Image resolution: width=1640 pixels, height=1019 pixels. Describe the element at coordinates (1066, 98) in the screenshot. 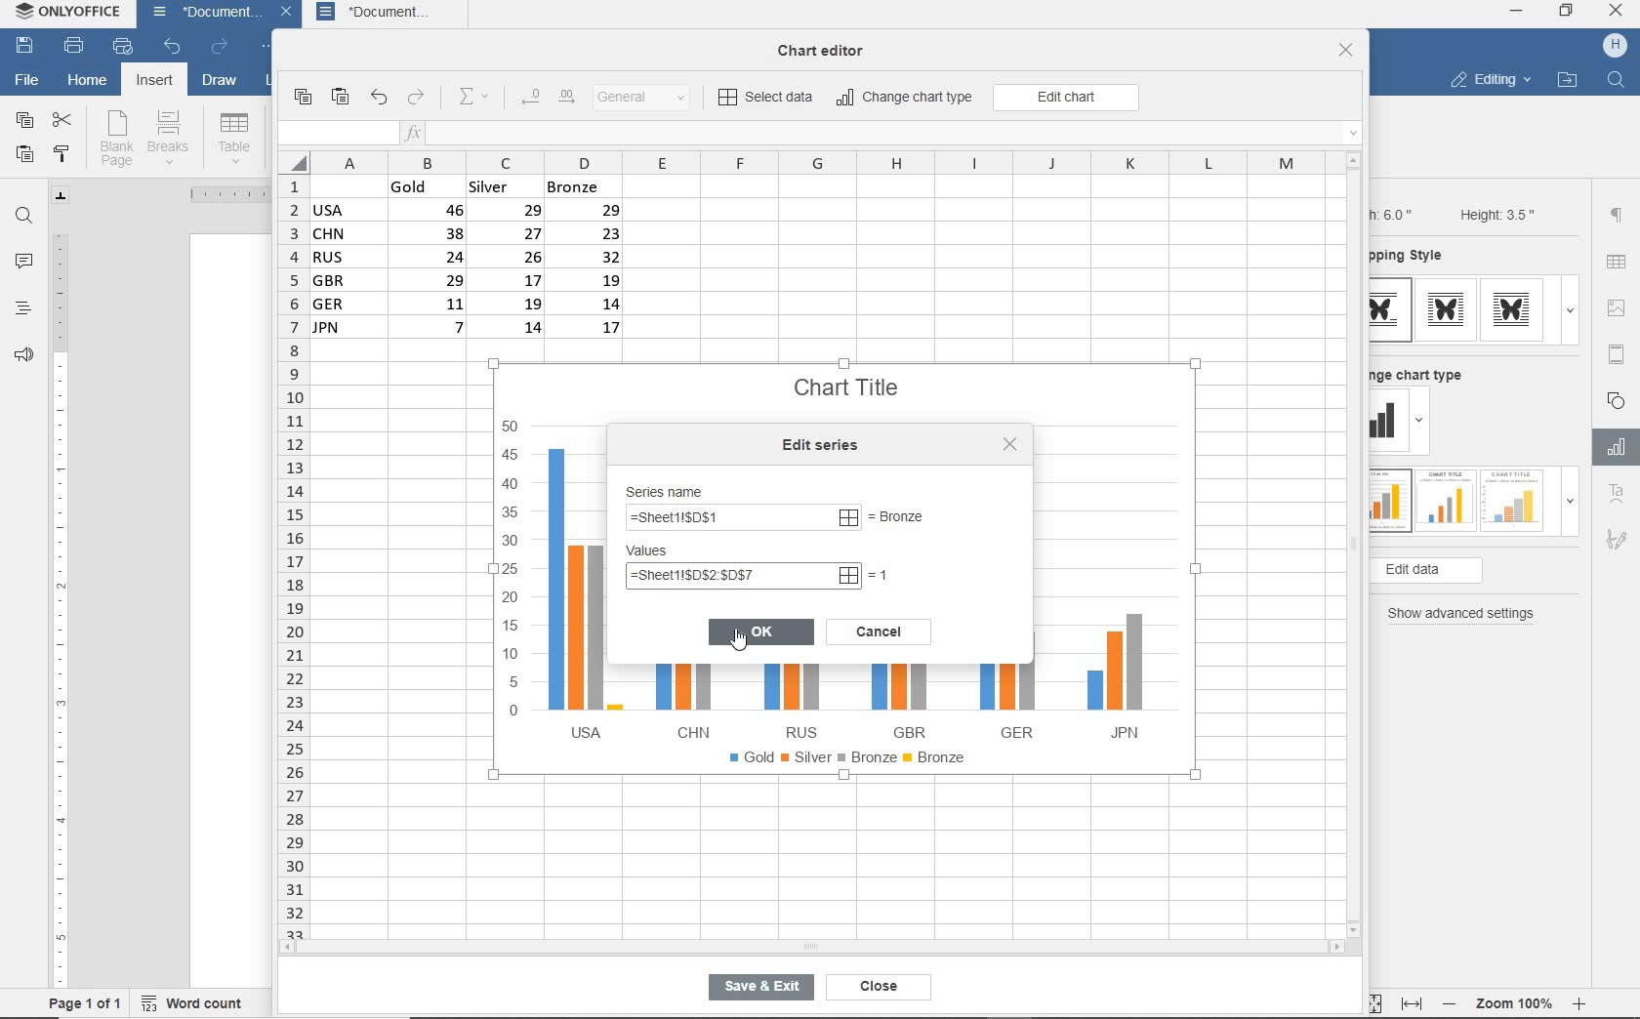

I see `edit chart` at that location.